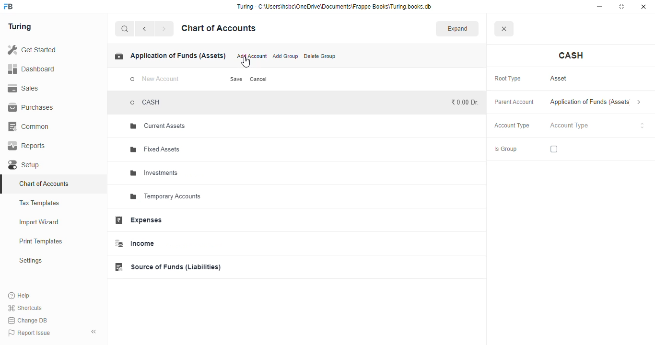  Describe the element at coordinates (334, 6) in the screenshot. I see `“Turing - C:\Users\hsbc\OneDrive\Documents\Frappe Books\Turing books.db` at that location.